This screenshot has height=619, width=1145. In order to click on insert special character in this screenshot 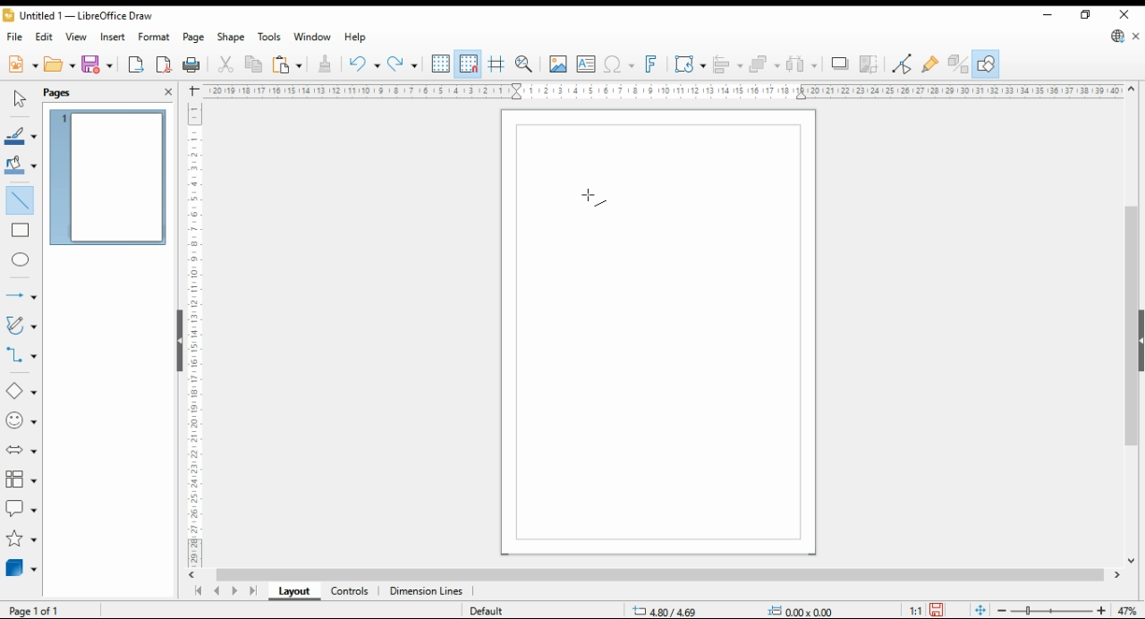, I will do `click(617, 64)`.